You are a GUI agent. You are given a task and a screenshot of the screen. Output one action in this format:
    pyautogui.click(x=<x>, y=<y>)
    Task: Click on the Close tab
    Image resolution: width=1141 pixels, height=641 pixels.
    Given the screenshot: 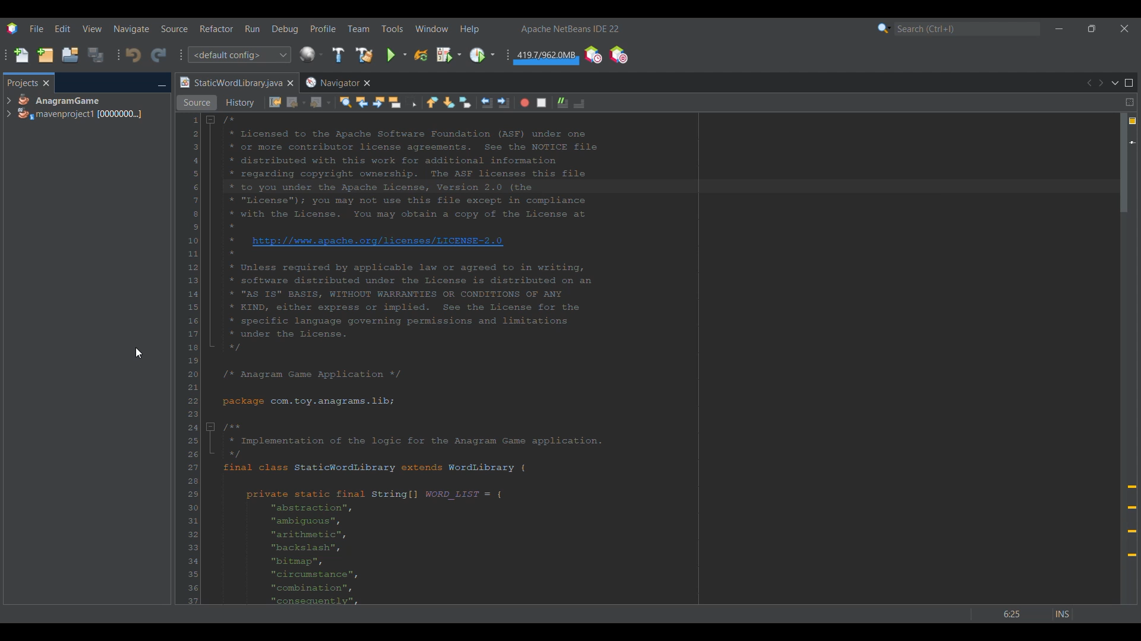 What is the action you would take?
    pyautogui.click(x=46, y=83)
    